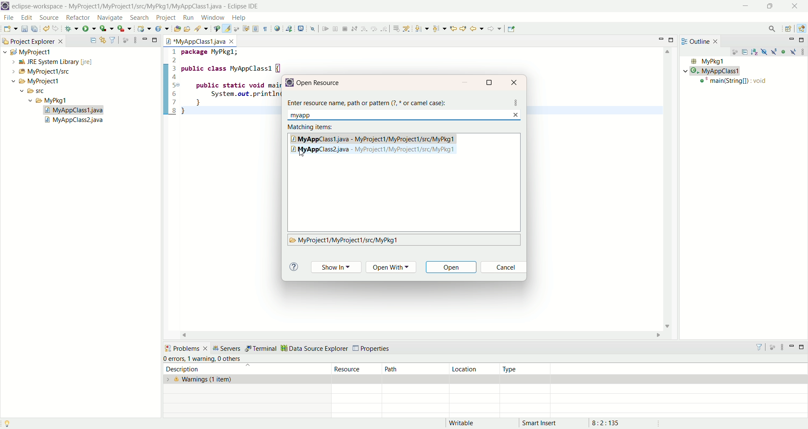  I want to click on navigate, so click(110, 16).